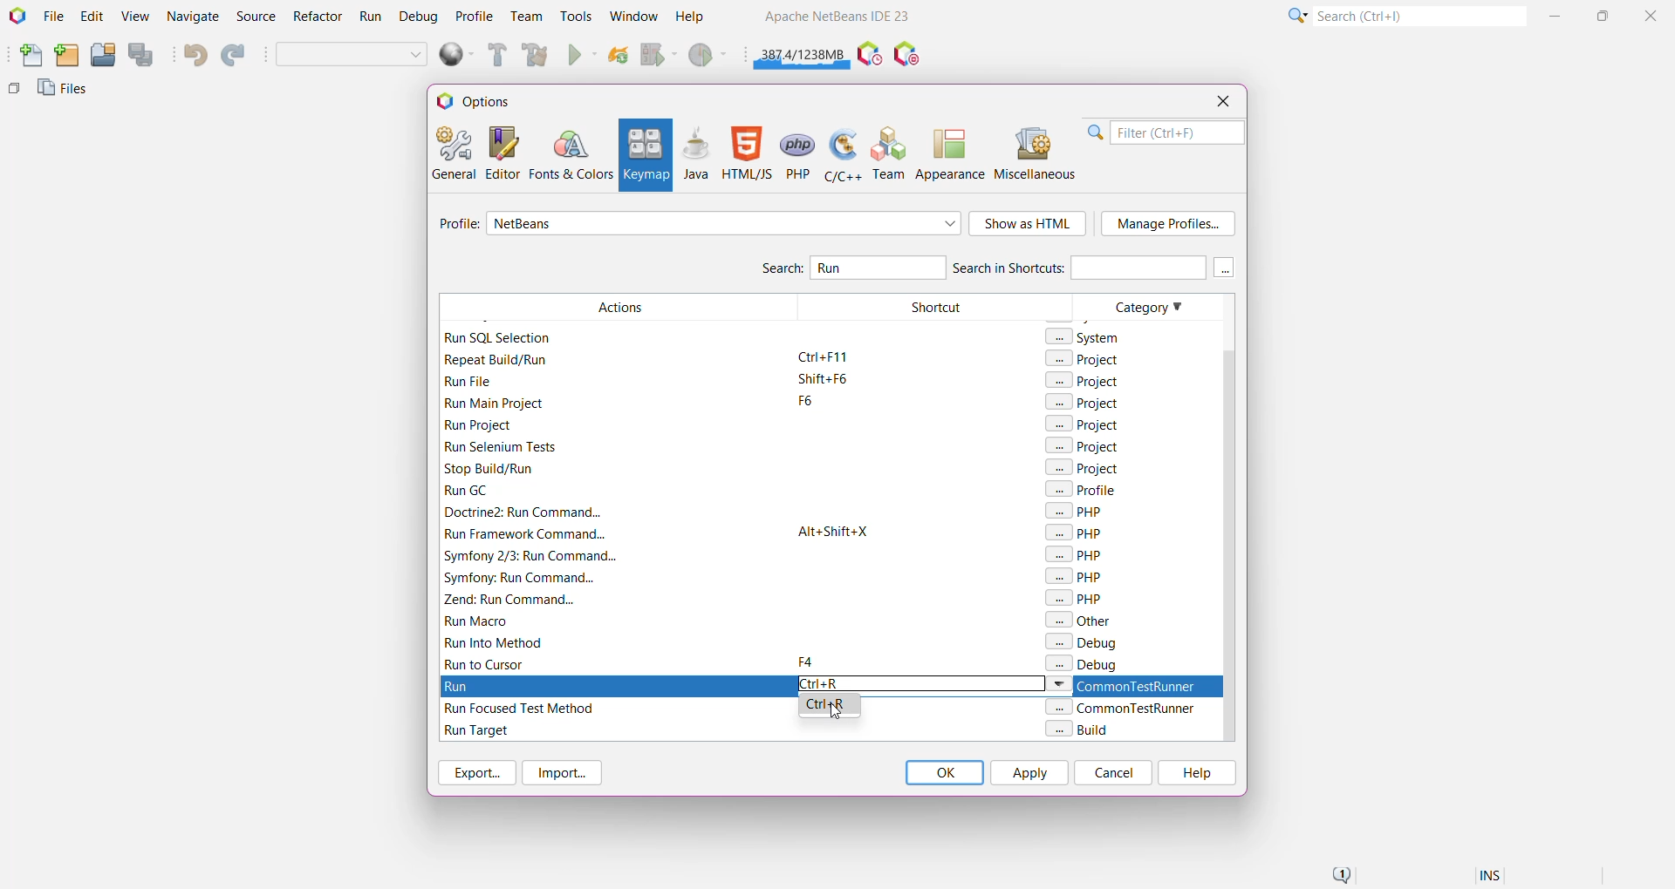 The height and width of the screenshot is (889, 1675). I want to click on Options, so click(482, 100).